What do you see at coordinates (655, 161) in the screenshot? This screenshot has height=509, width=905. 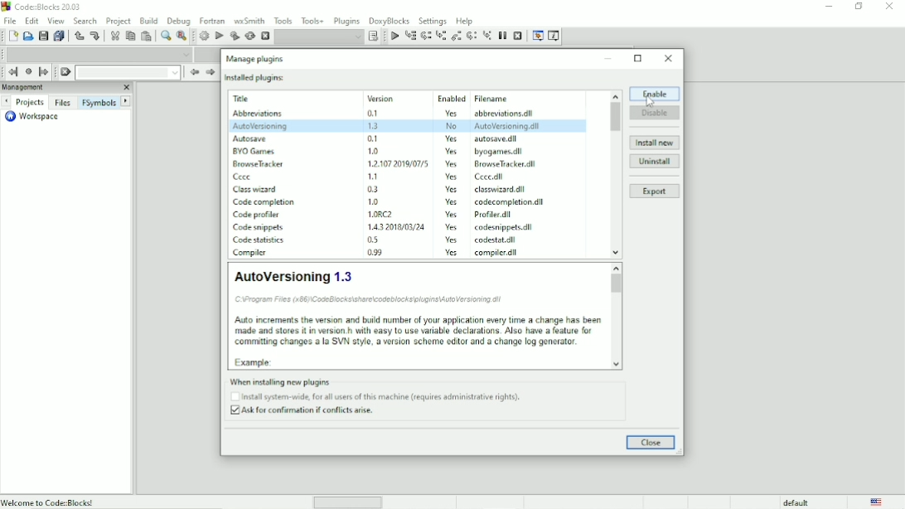 I see `uninstall` at bounding box center [655, 161].